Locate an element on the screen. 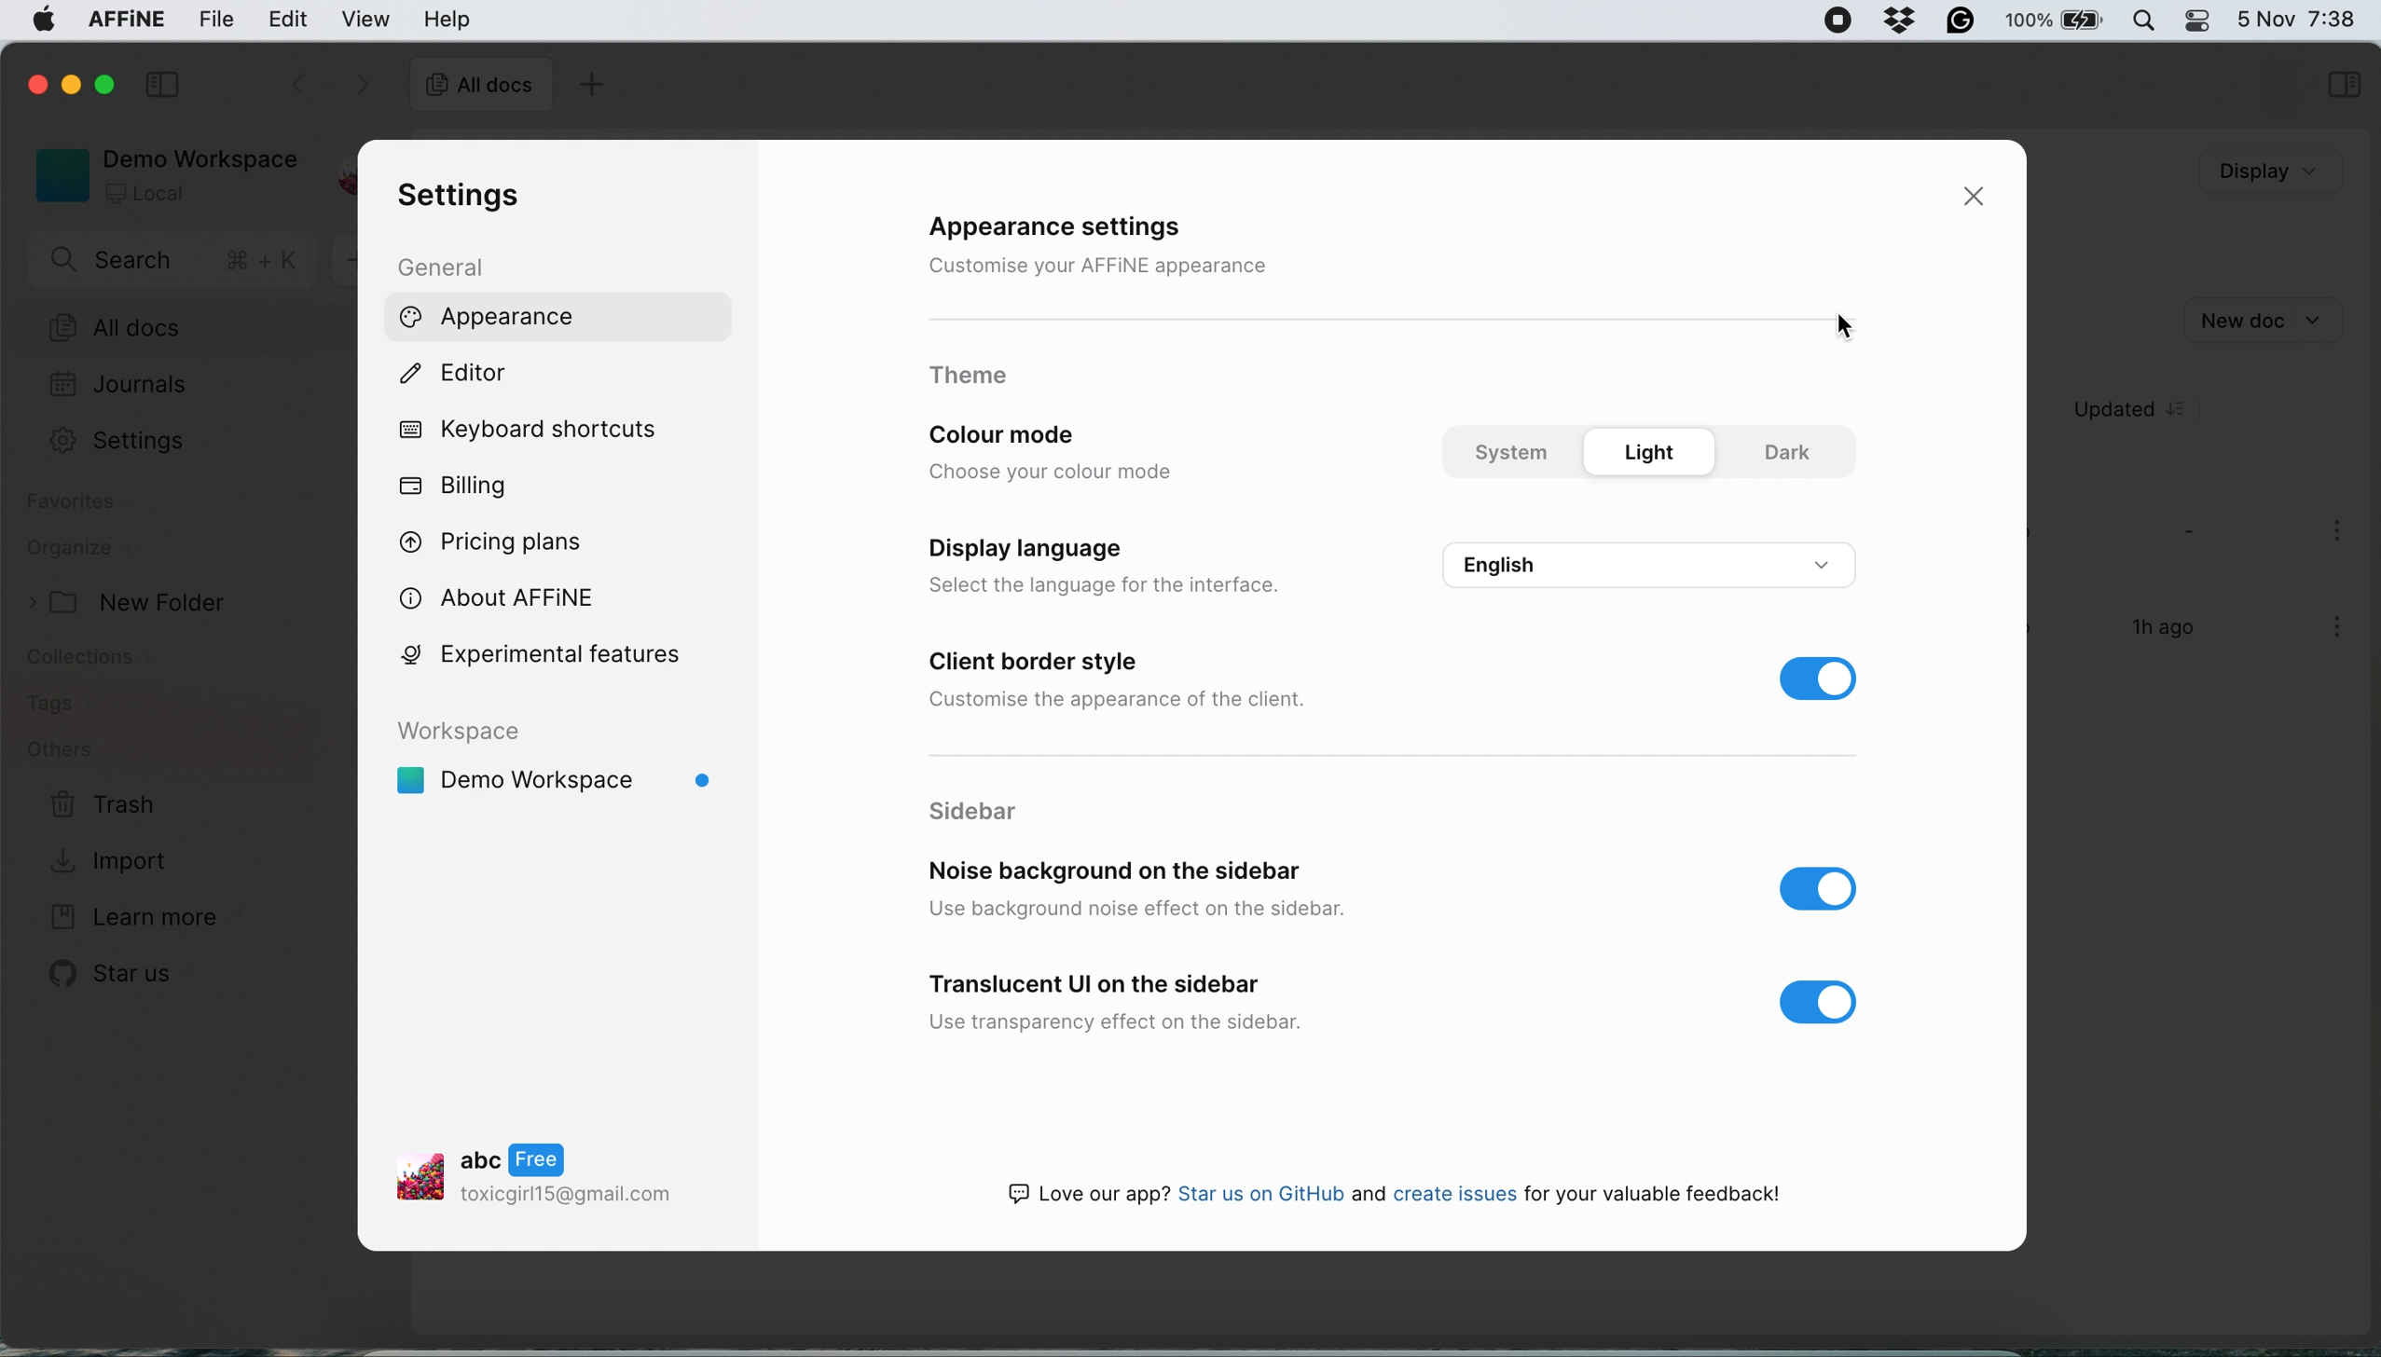 This screenshot has width=2381, height=1357. close is located at coordinates (1973, 195).